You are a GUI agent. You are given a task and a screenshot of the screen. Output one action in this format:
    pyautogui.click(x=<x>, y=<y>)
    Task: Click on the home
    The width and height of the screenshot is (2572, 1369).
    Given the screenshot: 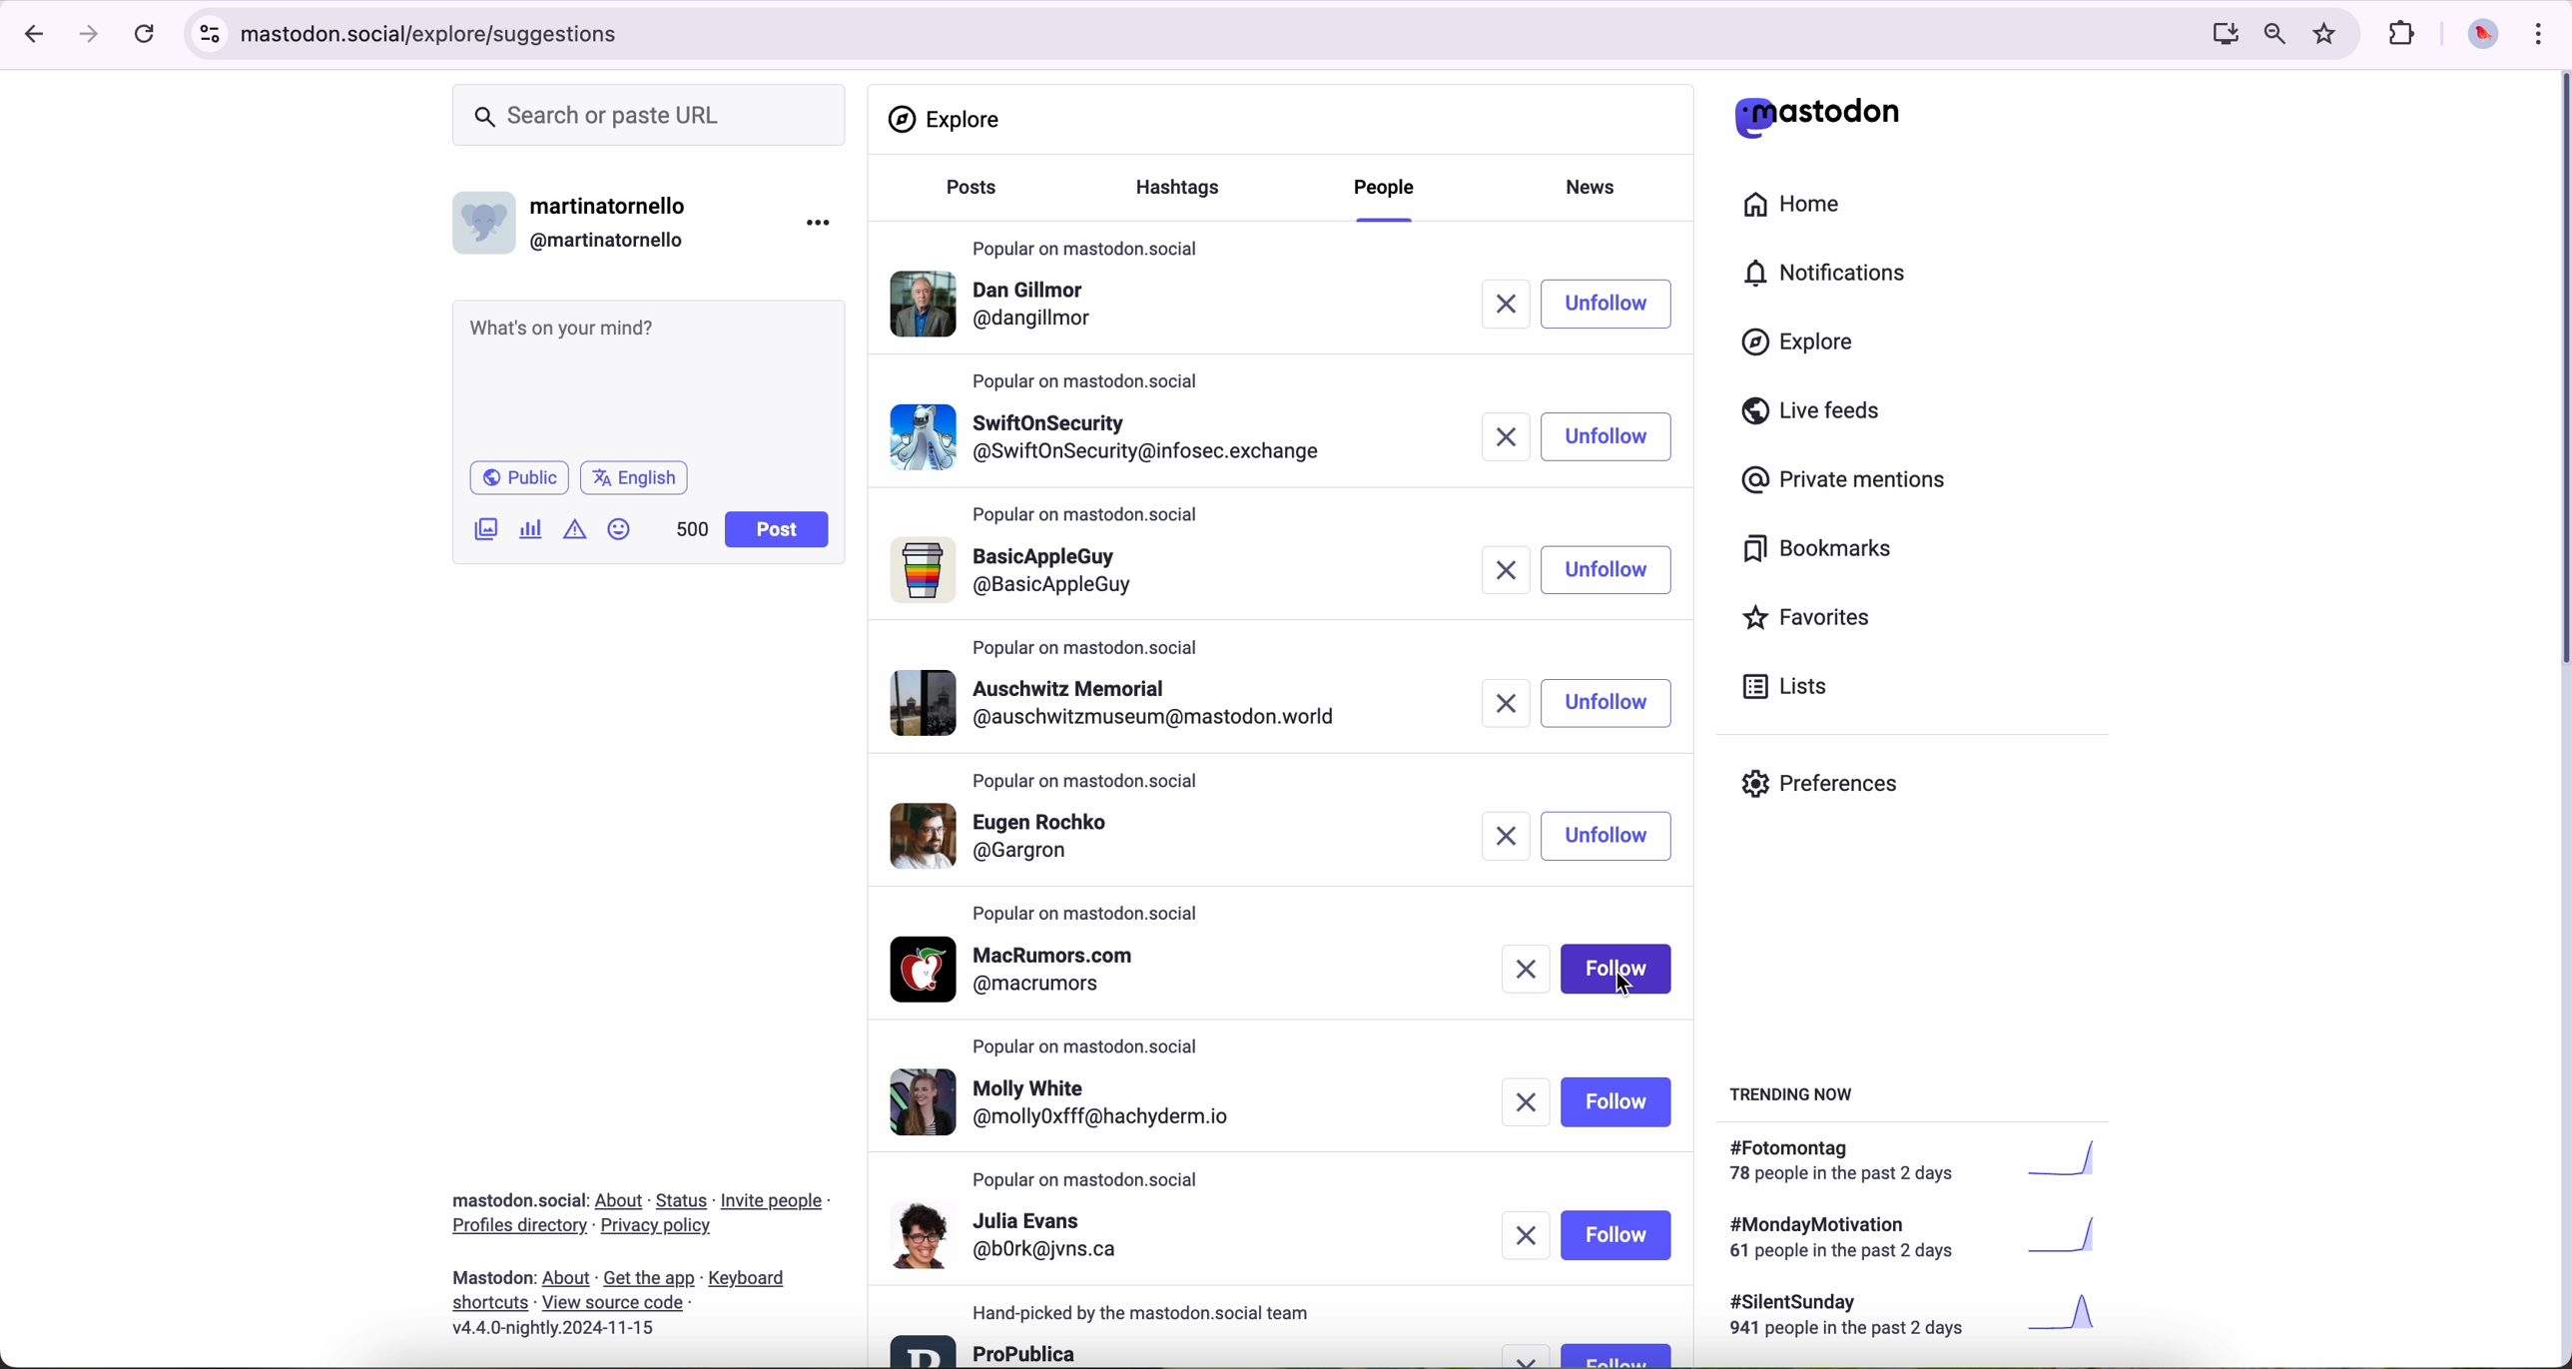 What is the action you would take?
    pyautogui.click(x=1803, y=209)
    